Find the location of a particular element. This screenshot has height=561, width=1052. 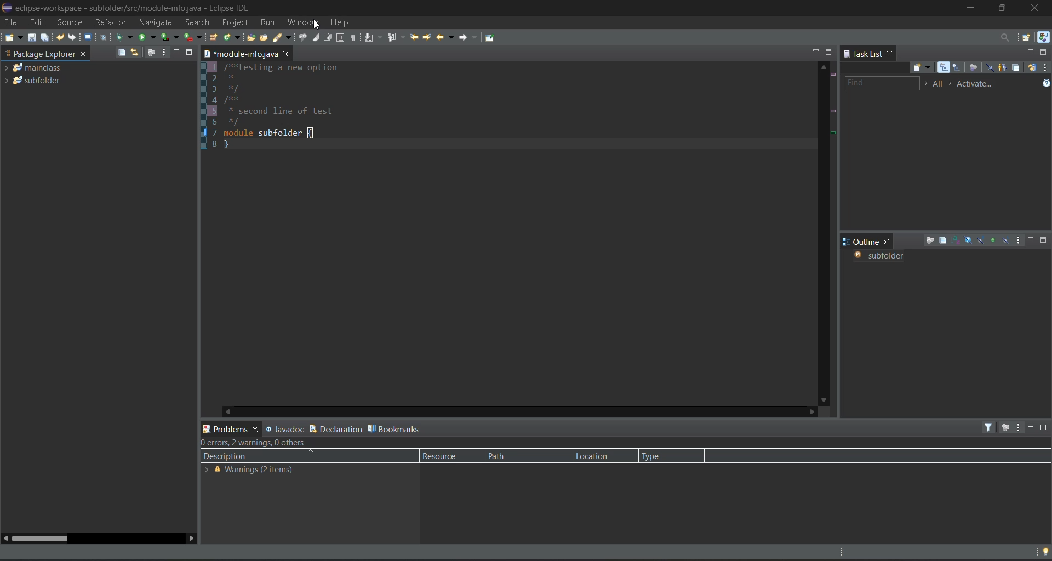

find is located at coordinates (881, 84).